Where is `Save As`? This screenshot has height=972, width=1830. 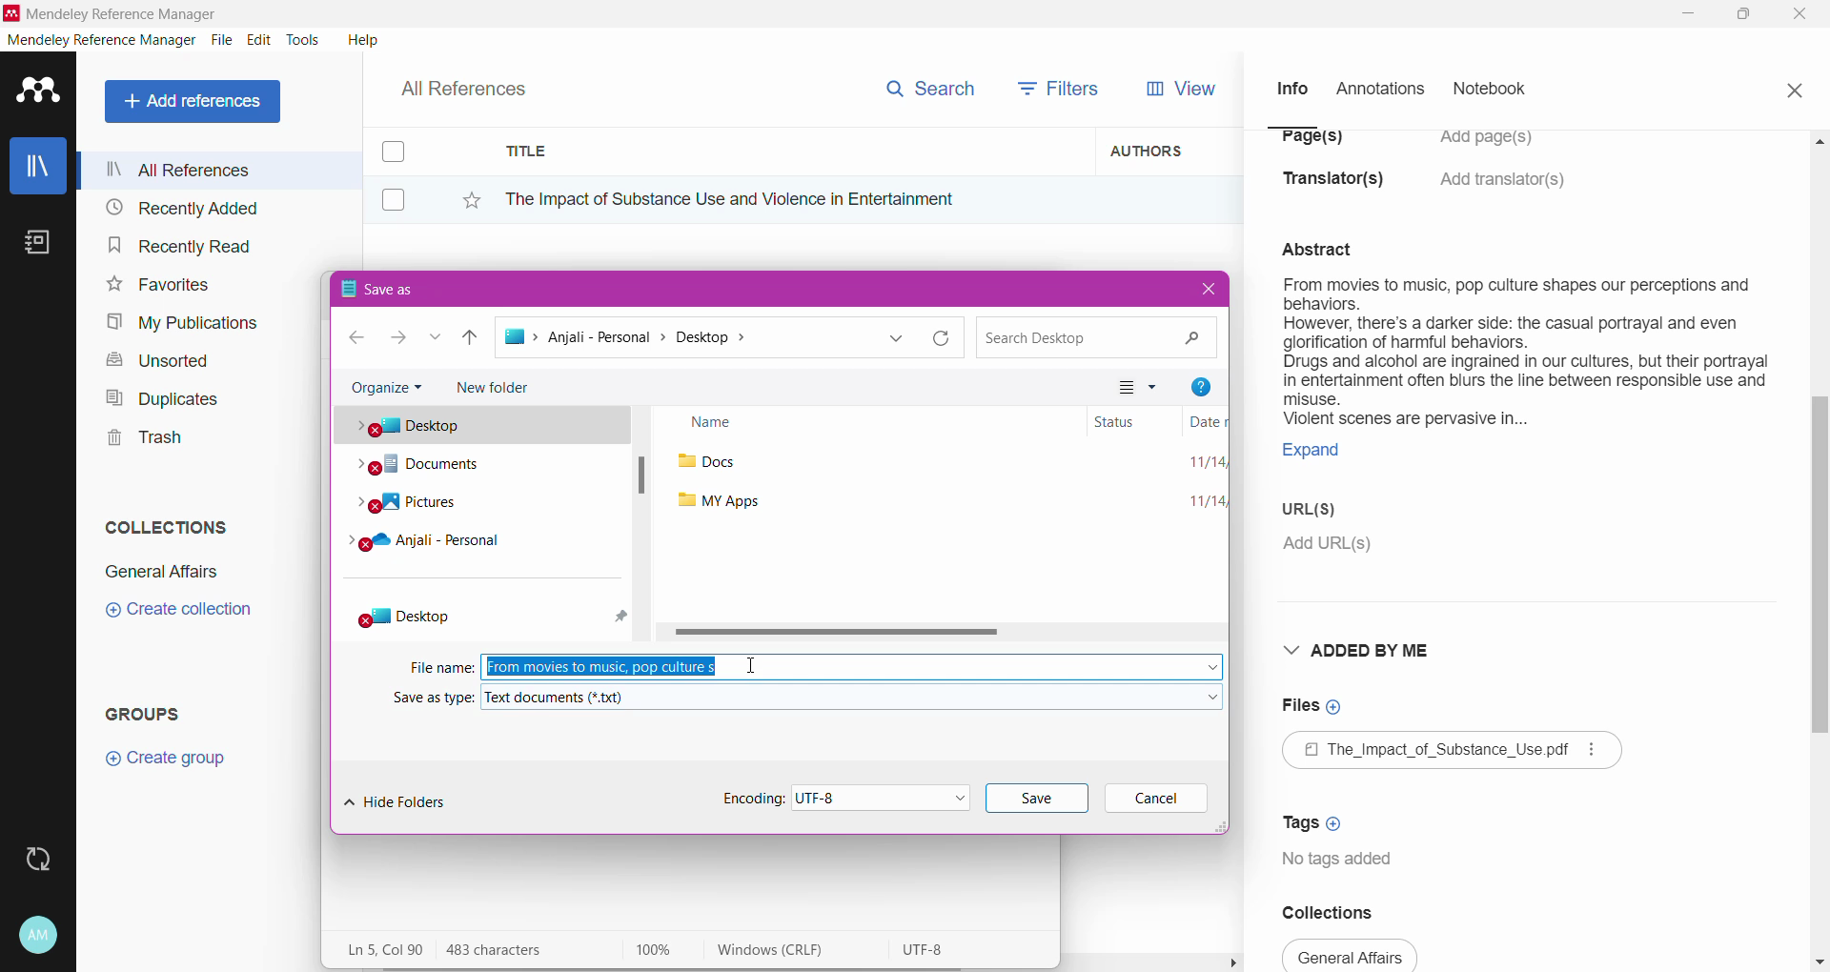 Save As is located at coordinates (473, 288).